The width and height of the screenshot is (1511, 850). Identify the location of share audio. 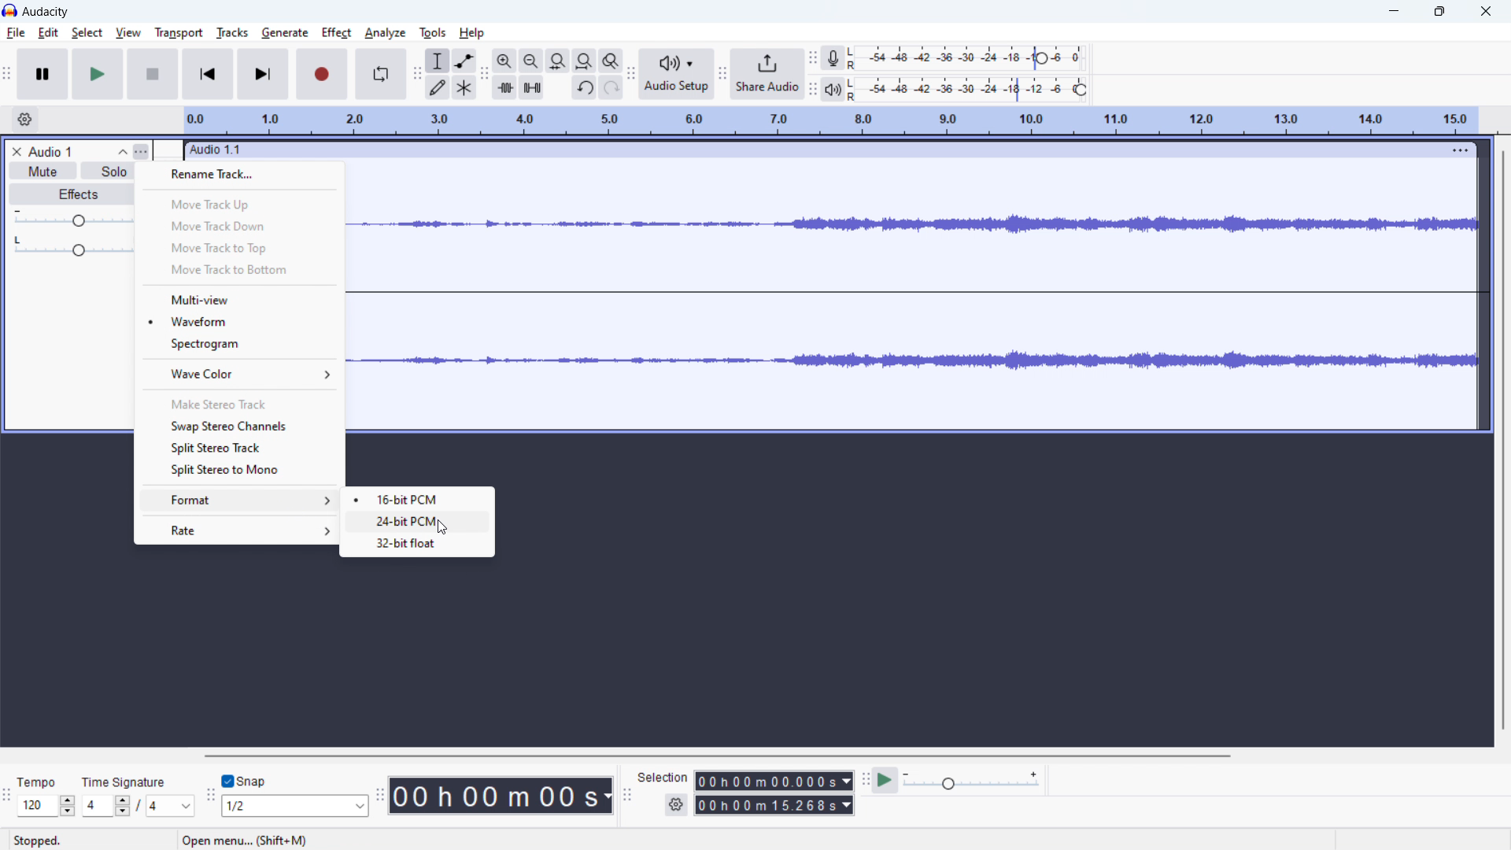
(769, 73).